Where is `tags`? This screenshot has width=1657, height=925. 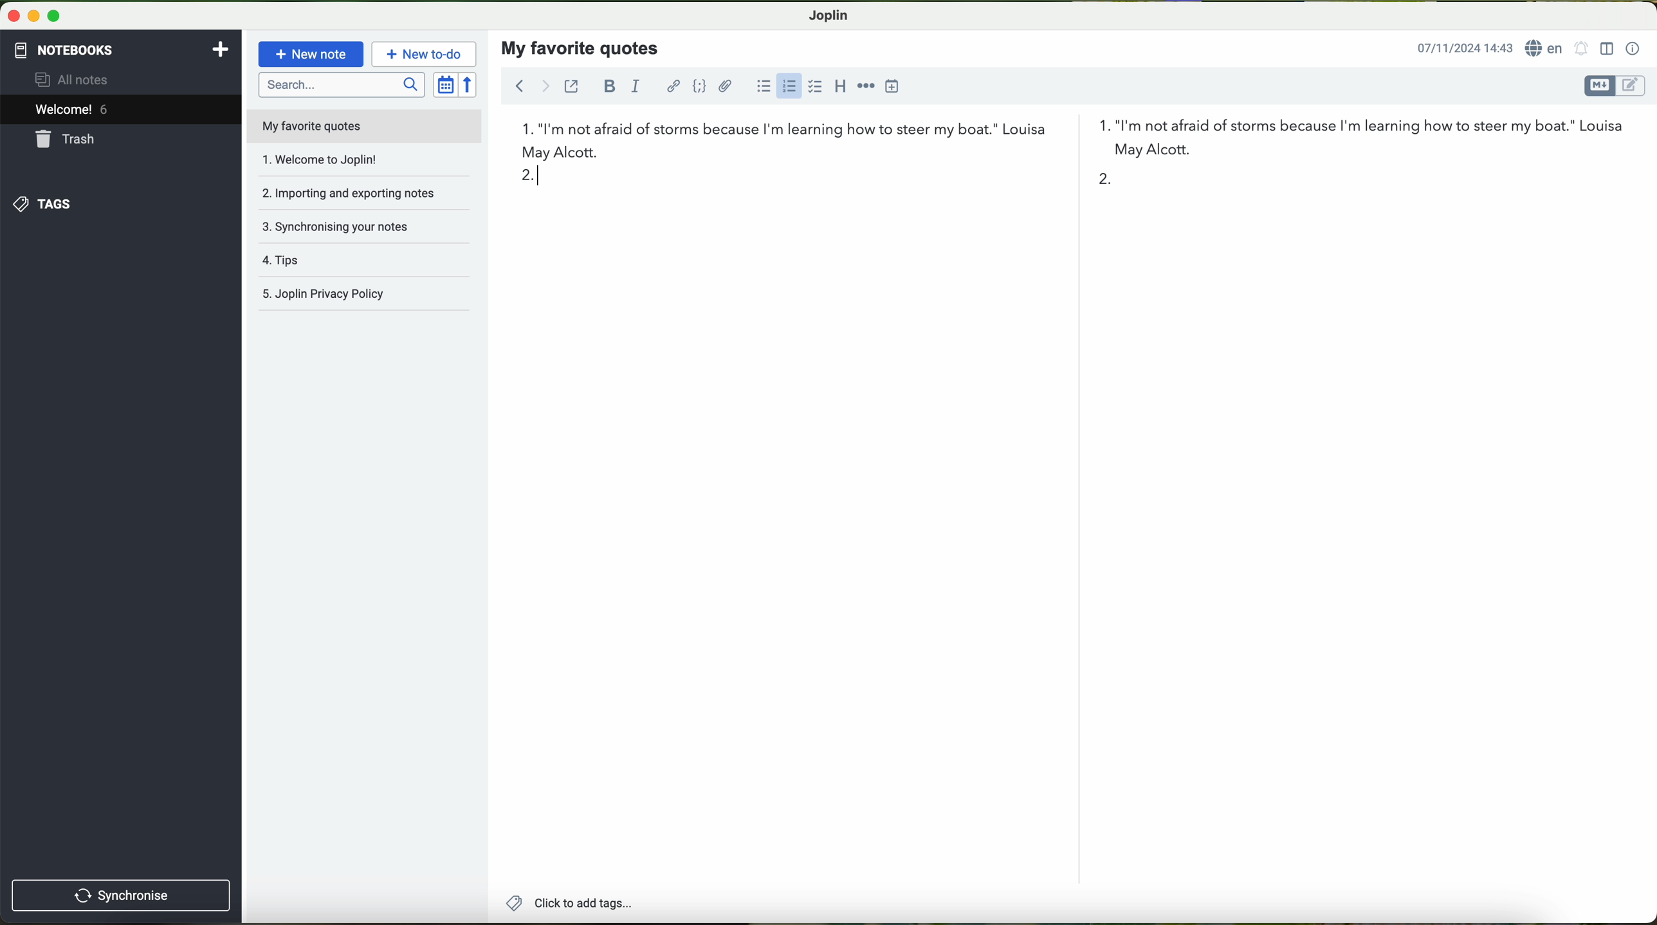
tags is located at coordinates (120, 204).